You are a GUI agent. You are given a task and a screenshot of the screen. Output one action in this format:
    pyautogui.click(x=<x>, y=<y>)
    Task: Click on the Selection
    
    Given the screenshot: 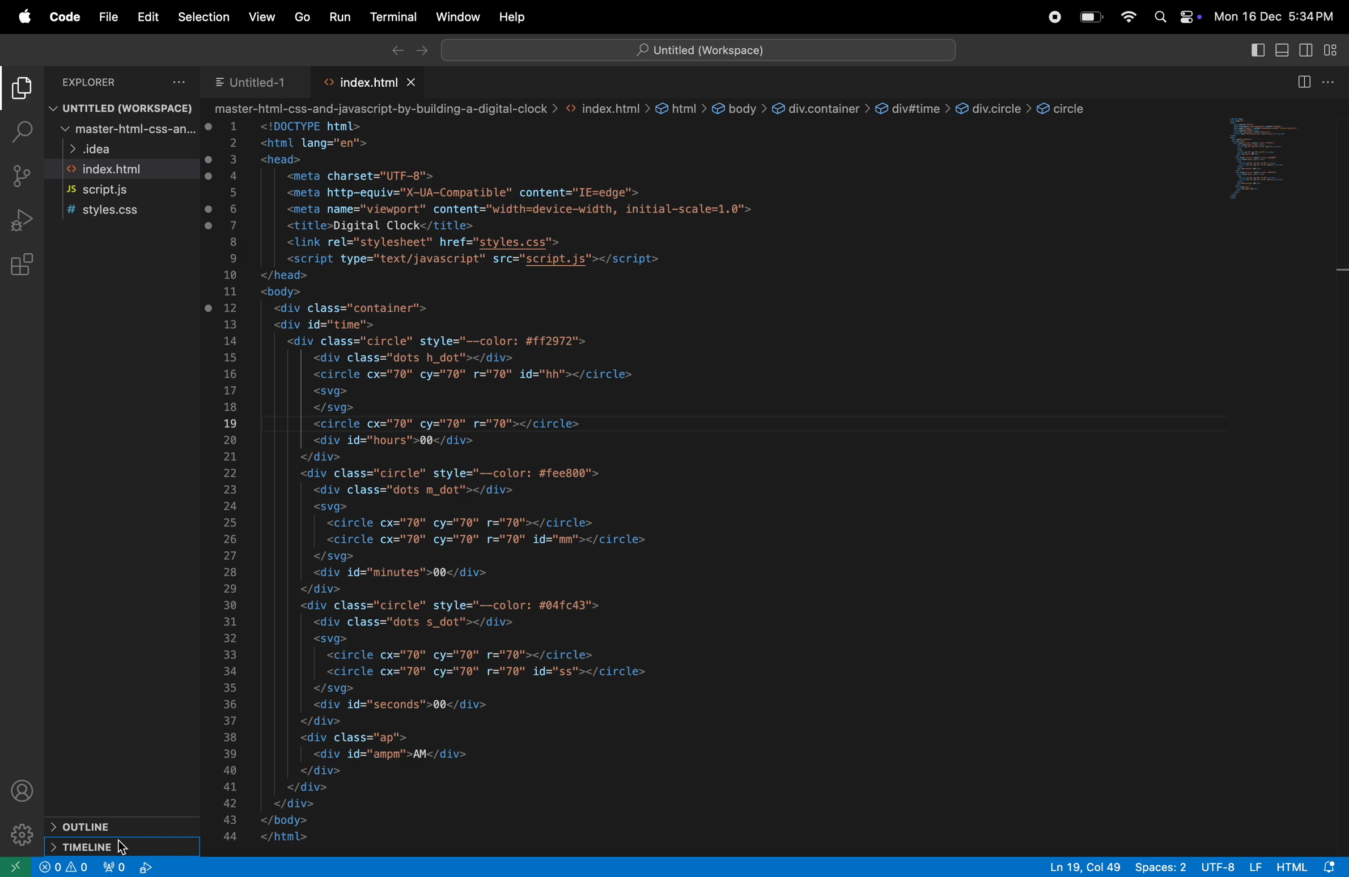 What is the action you would take?
    pyautogui.click(x=203, y=19)
    